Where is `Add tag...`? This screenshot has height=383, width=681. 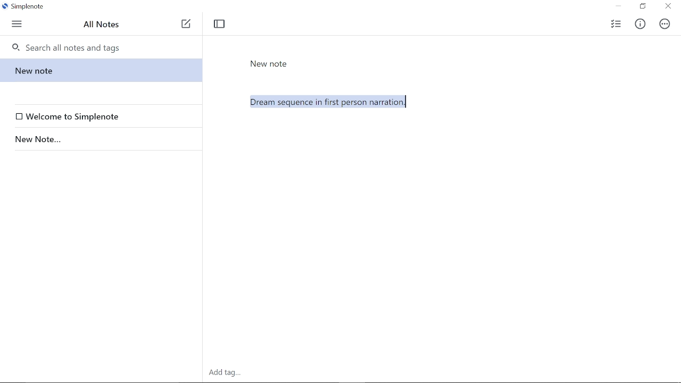
Add tag... is located at coordinates (225, 372).